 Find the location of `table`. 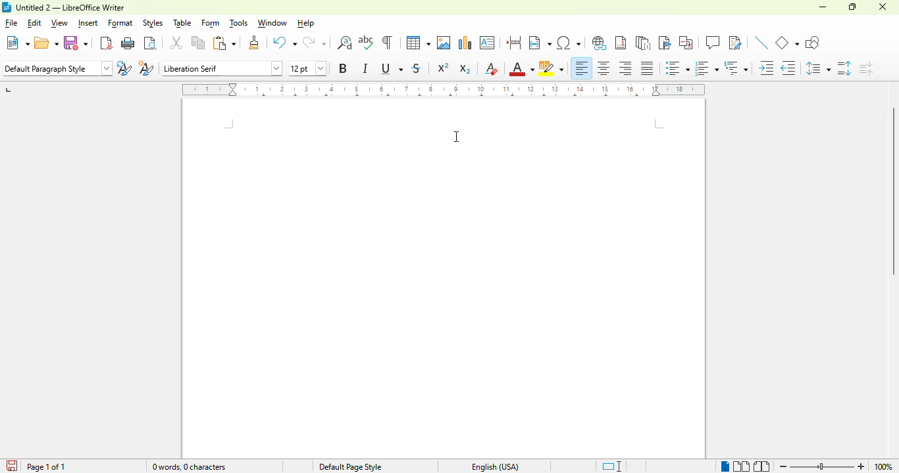

table is located at coordinates (417, 43).